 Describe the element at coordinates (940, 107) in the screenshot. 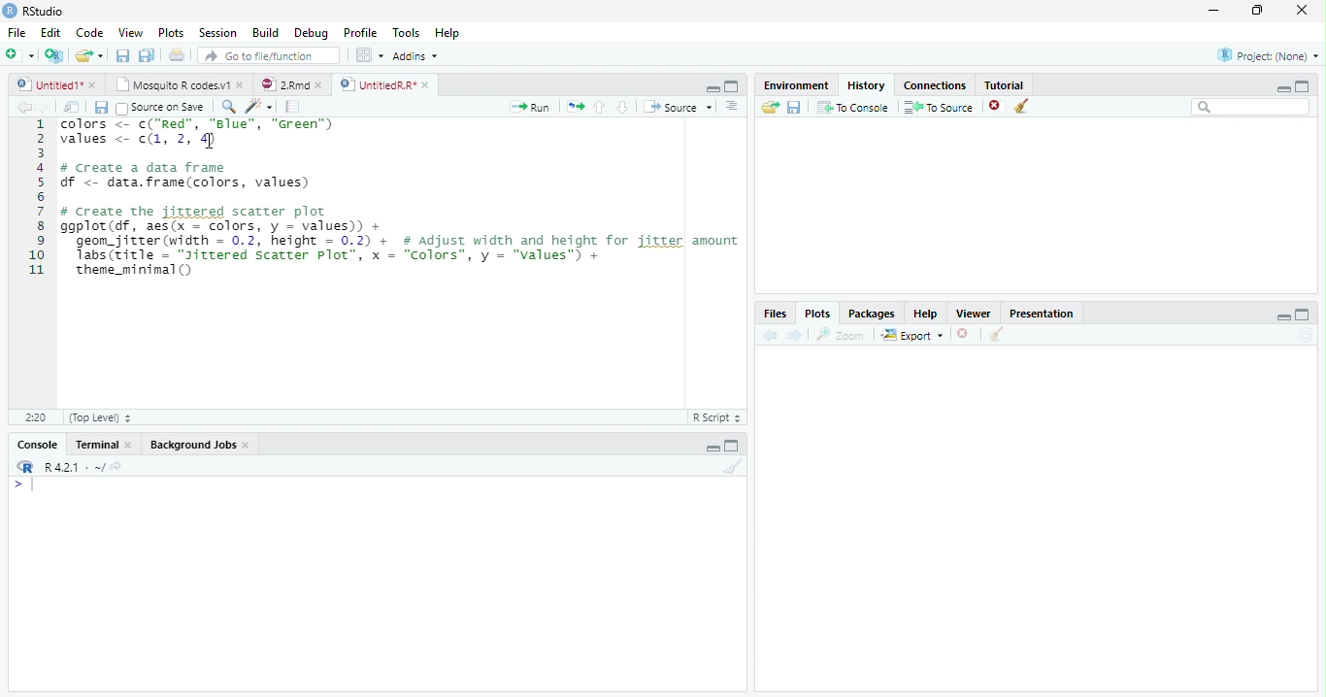

I see `To Source` at that location.